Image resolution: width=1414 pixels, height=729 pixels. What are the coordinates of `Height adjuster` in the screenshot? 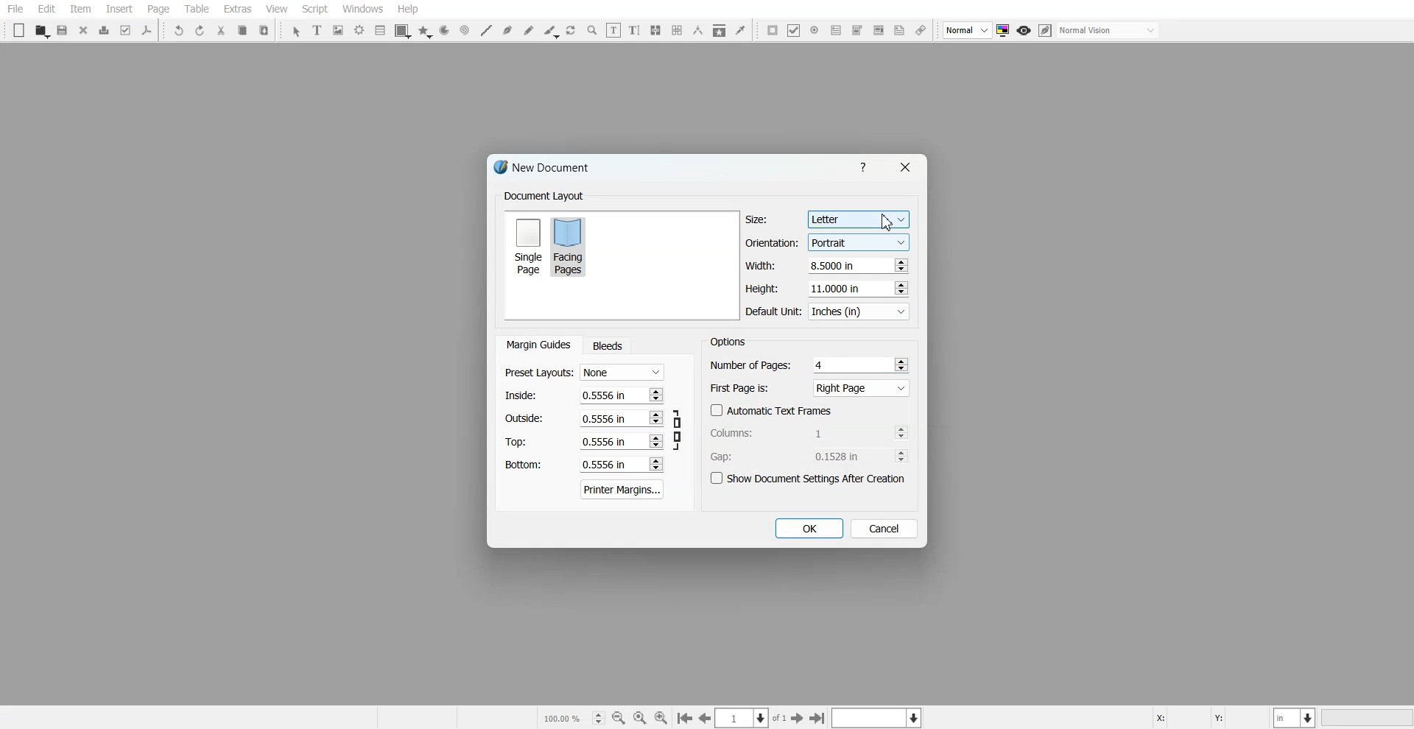 It's located at (828, 288).